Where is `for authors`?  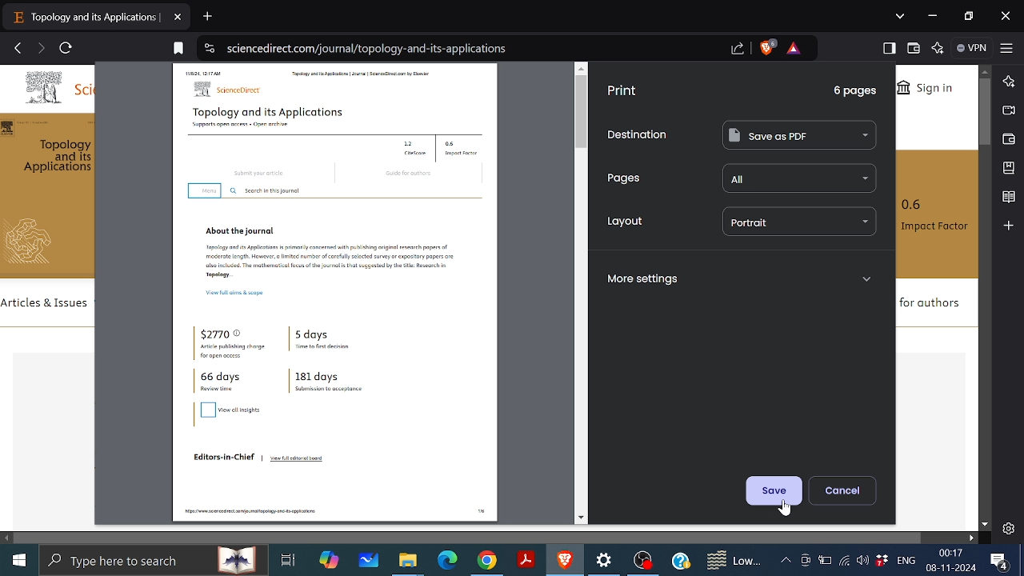 for authors is located at coordinates (933, 304).